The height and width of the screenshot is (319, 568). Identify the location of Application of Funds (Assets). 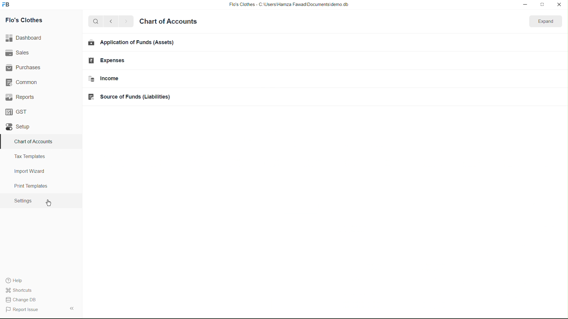
(131, 43).